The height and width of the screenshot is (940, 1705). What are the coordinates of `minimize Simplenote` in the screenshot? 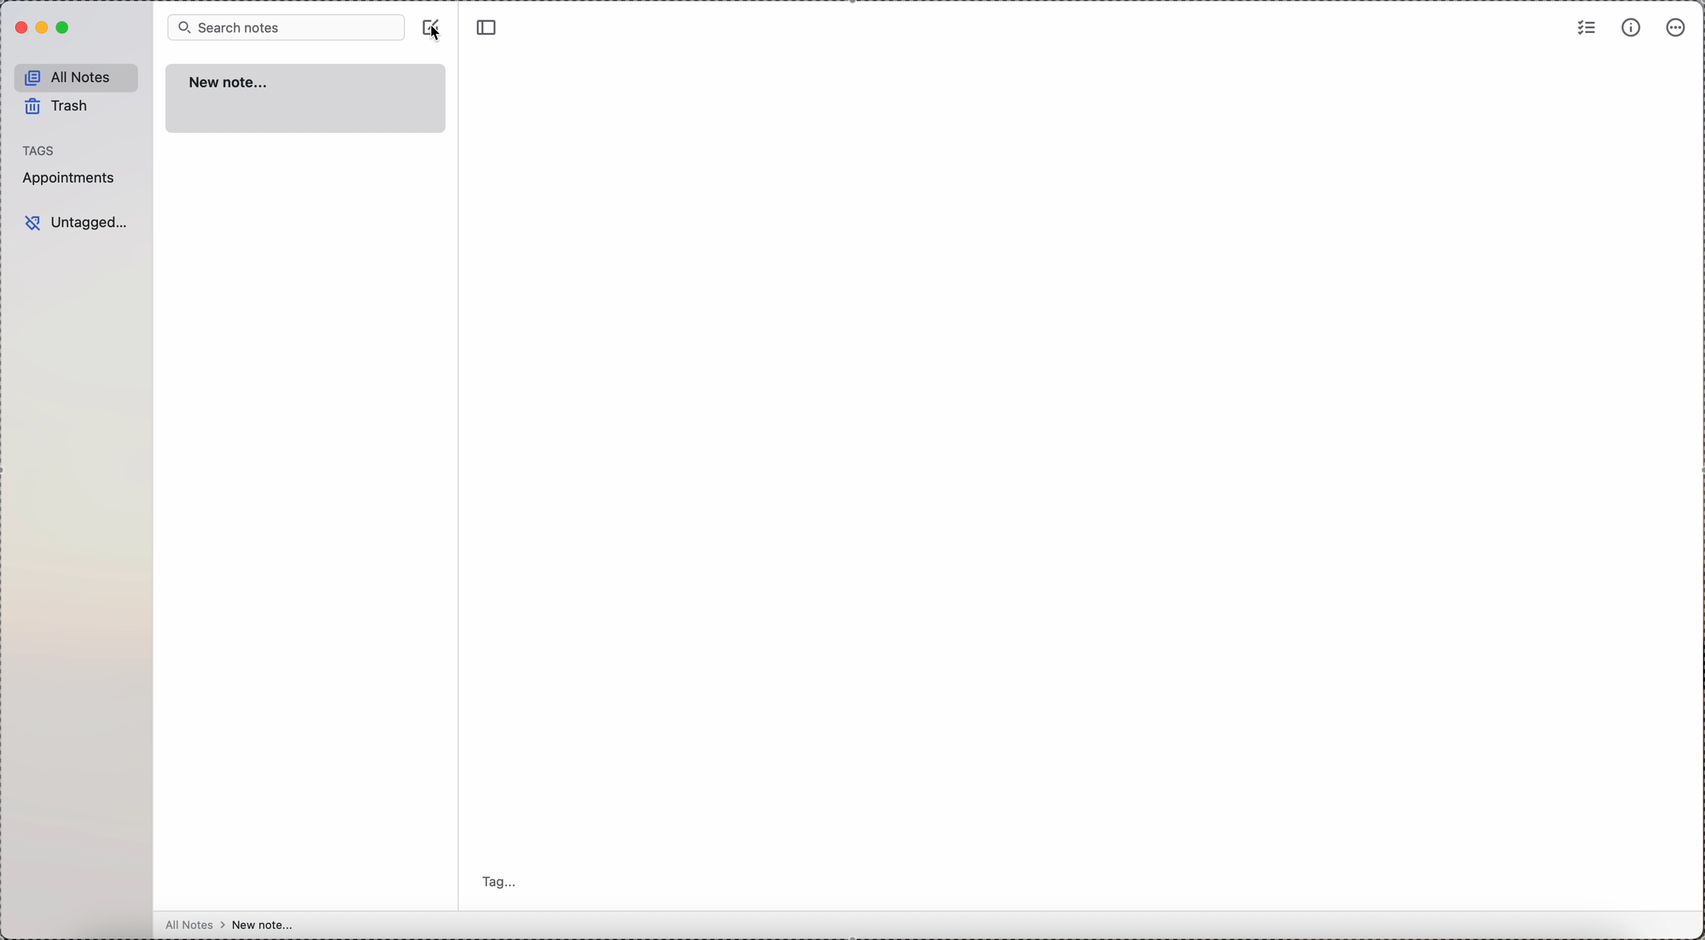 It's located at (44, 27).